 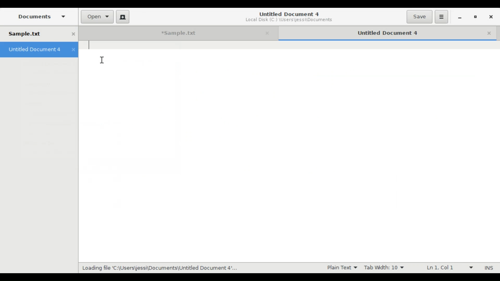 What do you see at coordinates (289, 21) in the screenshot?
I see `Local Disk (C:) \Users\jessi\Documents` at bounding box center [289, 21].